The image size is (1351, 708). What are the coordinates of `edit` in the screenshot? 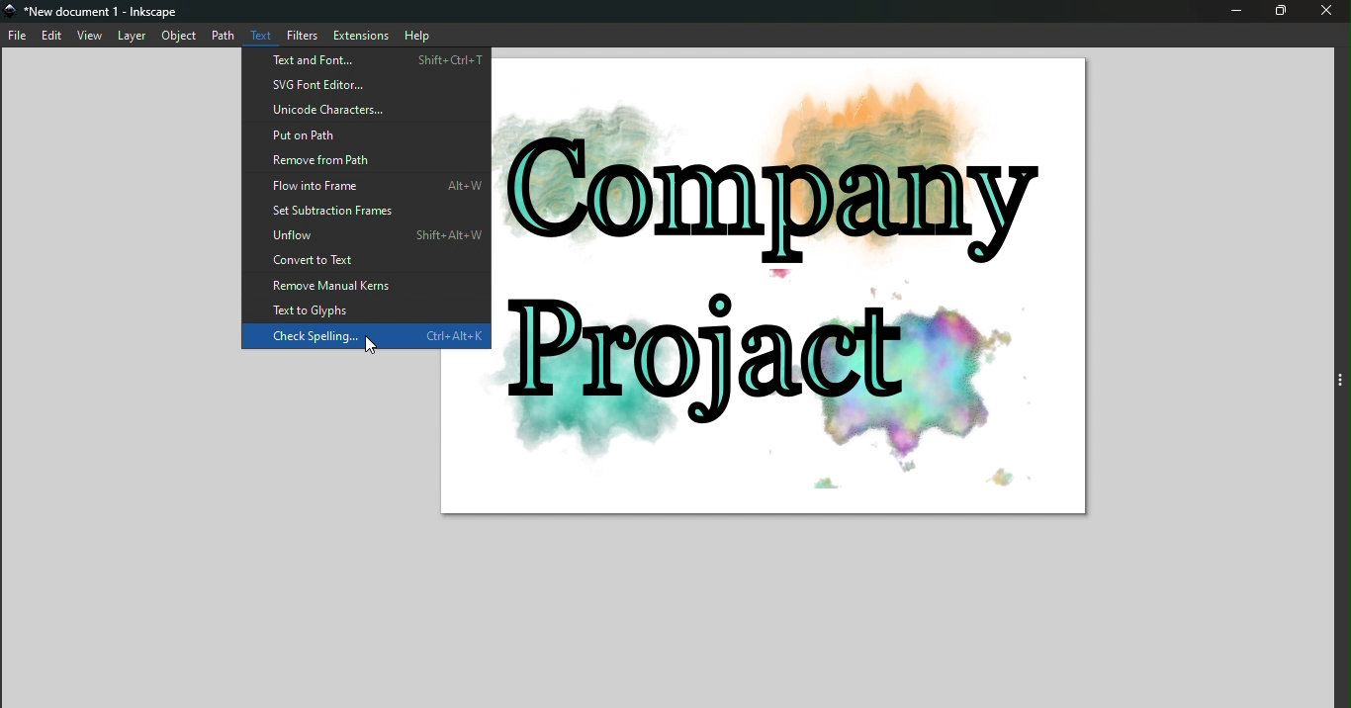 It's located at (55, 38).